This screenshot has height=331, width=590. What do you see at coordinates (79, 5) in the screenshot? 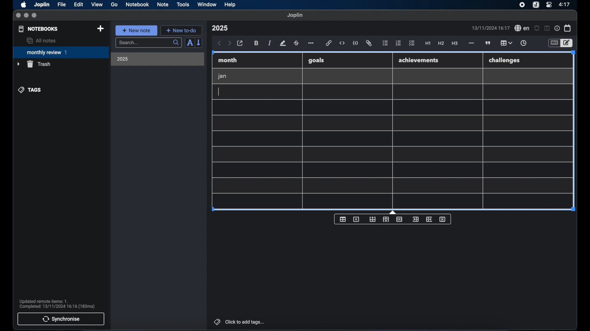
I see `edit` at bounding box center [79, 5].